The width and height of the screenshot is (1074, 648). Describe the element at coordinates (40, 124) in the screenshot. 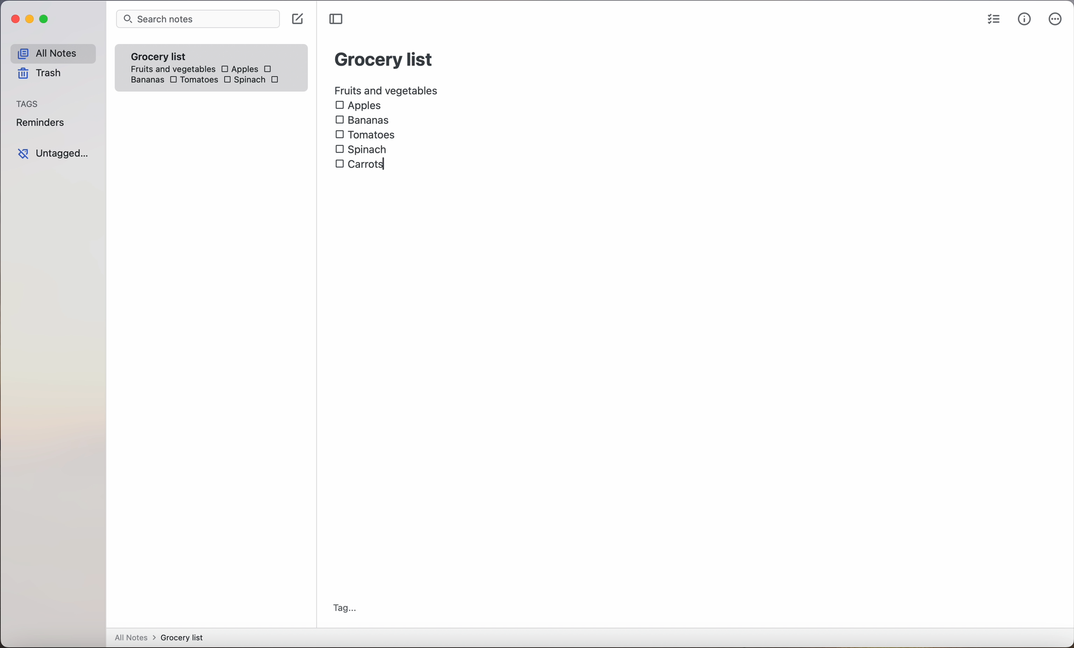

I see `reminders` at that location.